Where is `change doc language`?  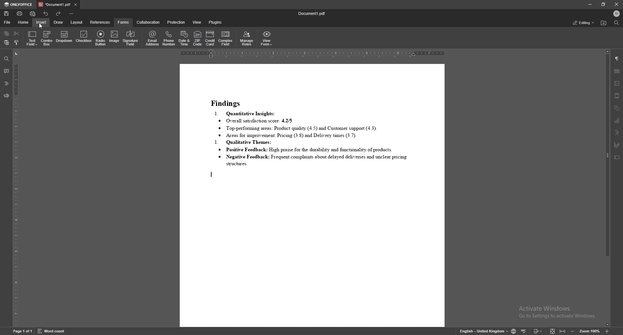
change doc language is located at coordinates (513, 331).